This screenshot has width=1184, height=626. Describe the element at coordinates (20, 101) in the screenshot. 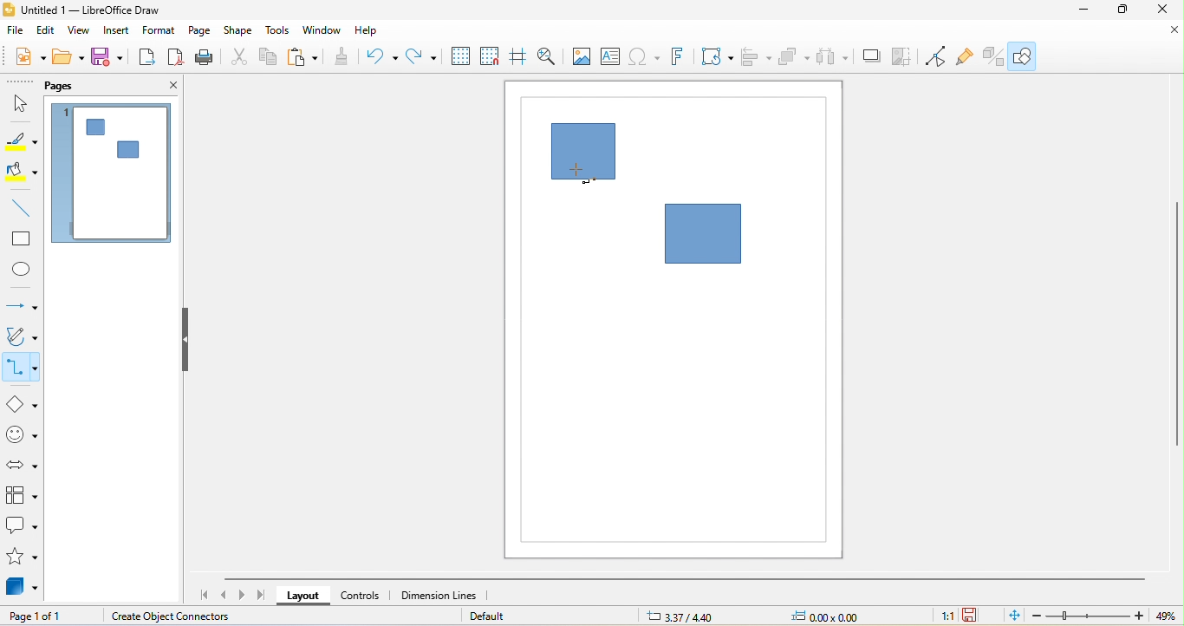

I see `select` at that location.